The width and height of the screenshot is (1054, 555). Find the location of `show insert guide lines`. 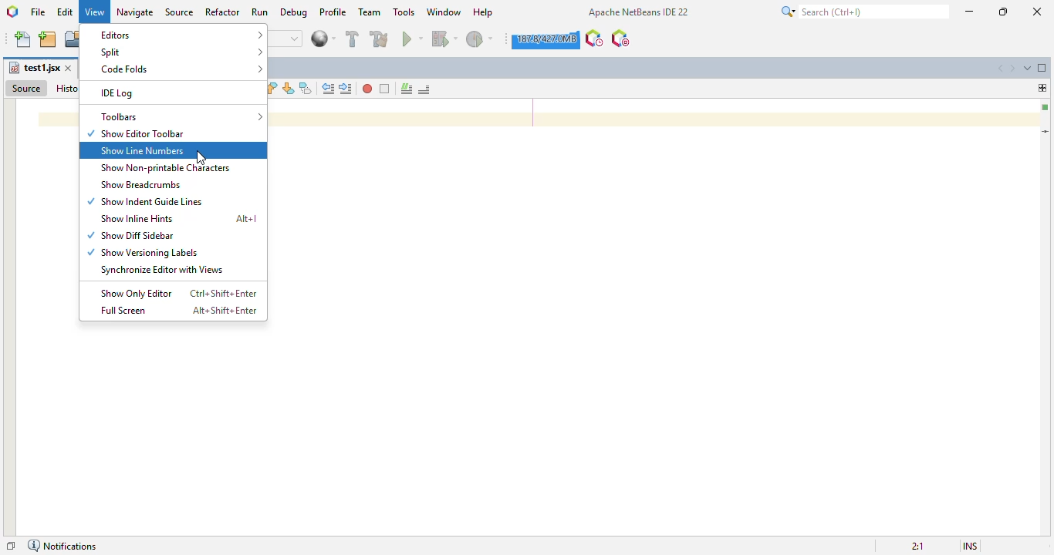

show insert guide lines is located at coordinates (145, 202).